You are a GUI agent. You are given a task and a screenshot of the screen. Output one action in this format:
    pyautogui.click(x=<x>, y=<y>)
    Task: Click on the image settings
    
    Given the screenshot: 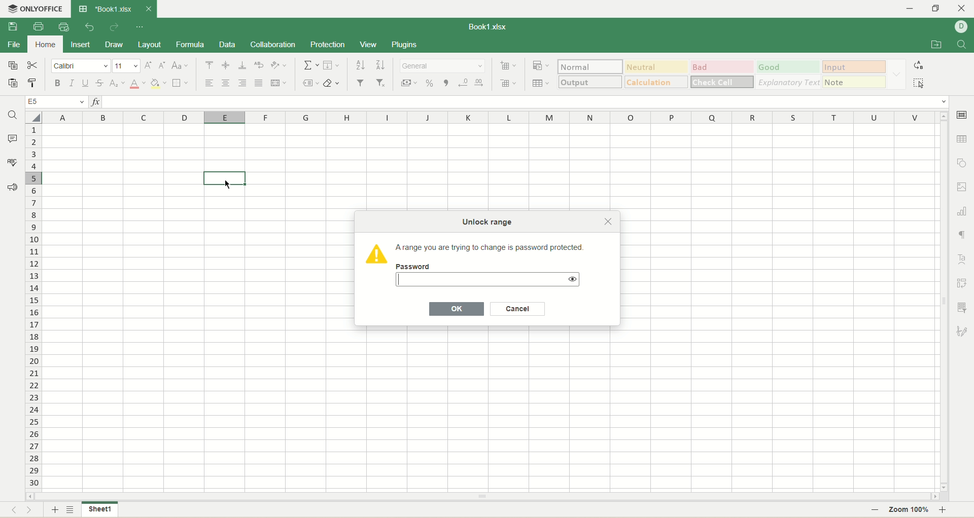 What is the action you would take?
    pyautogui.click(x=964, y=187)
    